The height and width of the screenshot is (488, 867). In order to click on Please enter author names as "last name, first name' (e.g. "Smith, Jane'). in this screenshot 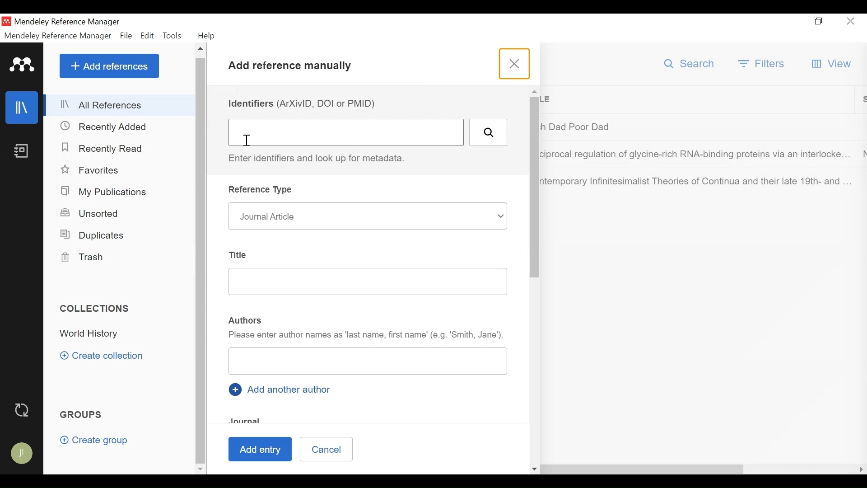, I will do `click(366, 337)`.